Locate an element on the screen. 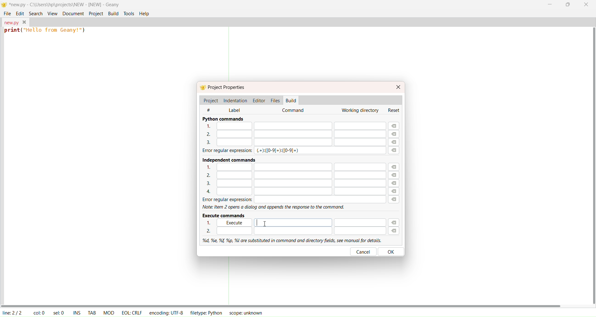 Image resolution: width=596 pixels, height=317 pixels. 1. is located at coordinates (293, 126).